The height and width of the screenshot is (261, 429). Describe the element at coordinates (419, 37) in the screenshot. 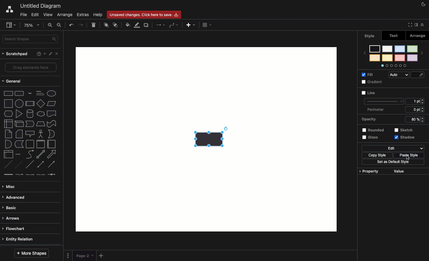

I see `Arrange` at that location.